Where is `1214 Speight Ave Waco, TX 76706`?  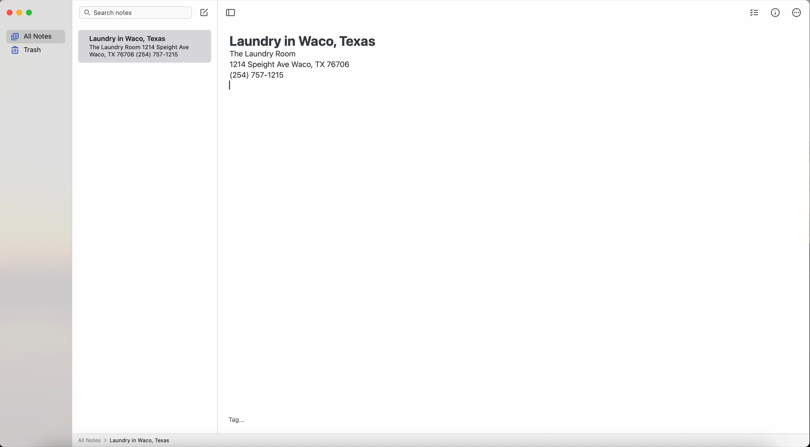
1214 Speight Ave Waco, TX 76706 is located at coordinates (144, 52).